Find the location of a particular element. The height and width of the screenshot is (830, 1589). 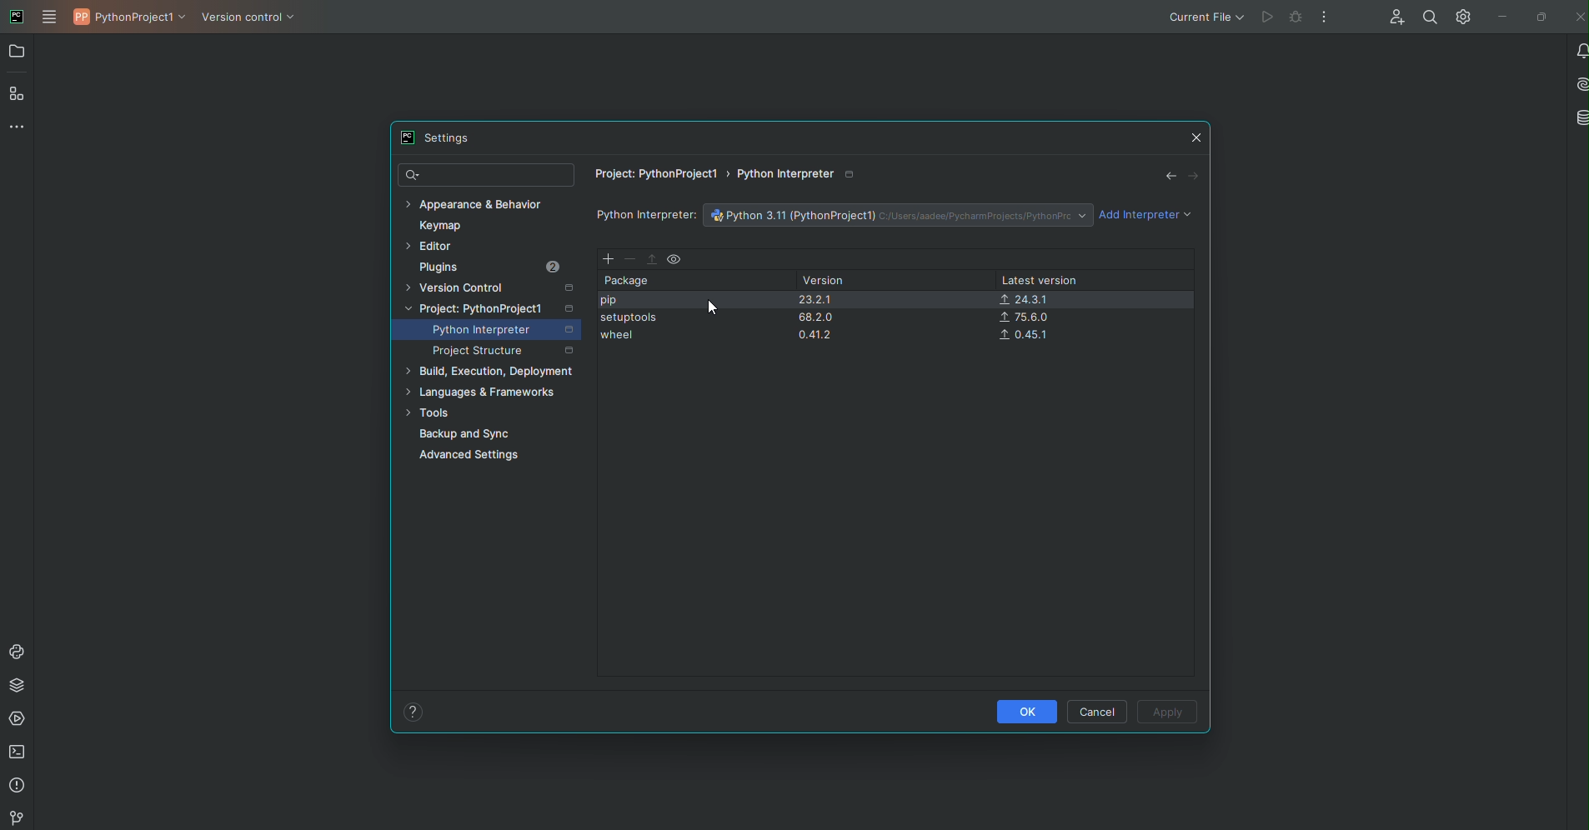

Python Interpreter is located at coordinates (505, 330).